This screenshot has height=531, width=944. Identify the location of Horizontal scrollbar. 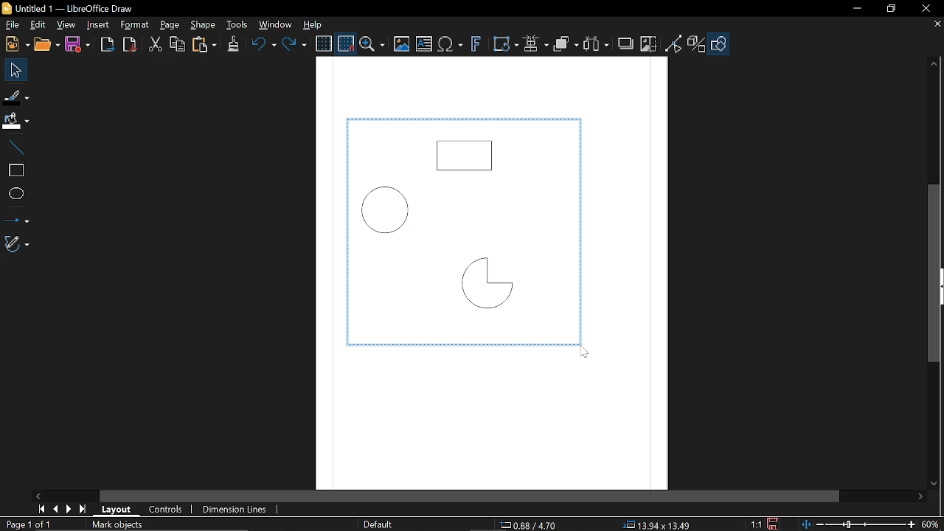
(471, 496).